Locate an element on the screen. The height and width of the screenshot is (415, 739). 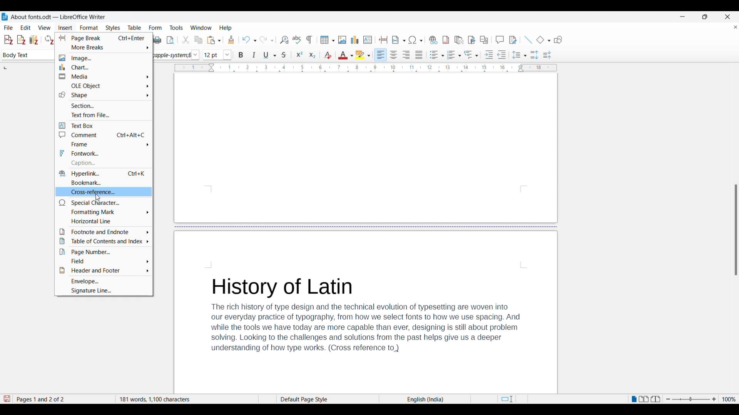
Page break in document is located at coordinates (366, 226).